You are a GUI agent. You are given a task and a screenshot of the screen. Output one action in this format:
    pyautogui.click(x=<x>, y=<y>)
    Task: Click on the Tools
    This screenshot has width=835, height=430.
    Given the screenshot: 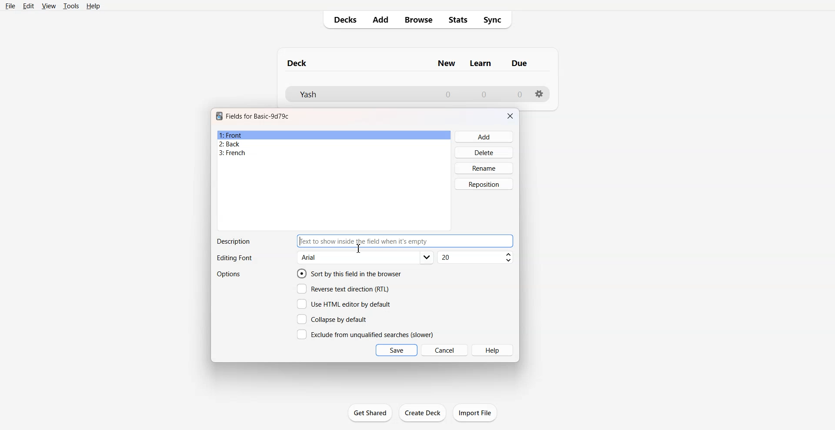 What is the action you would take?
    pyautogui.click(x=71, y=6)
    